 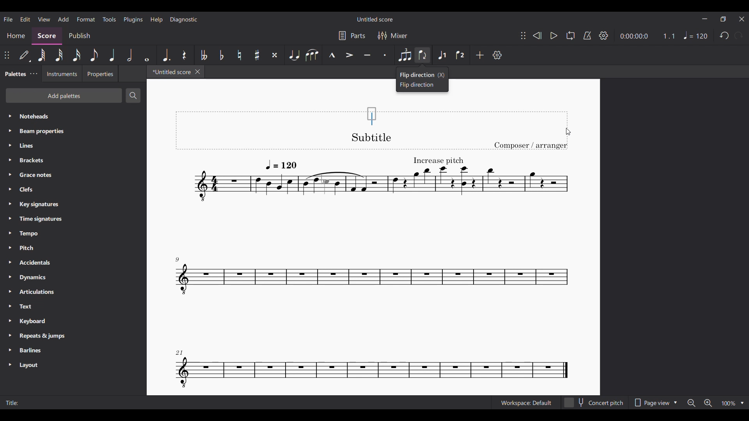 I want to click on Barlines, so click(x=74, y=351).